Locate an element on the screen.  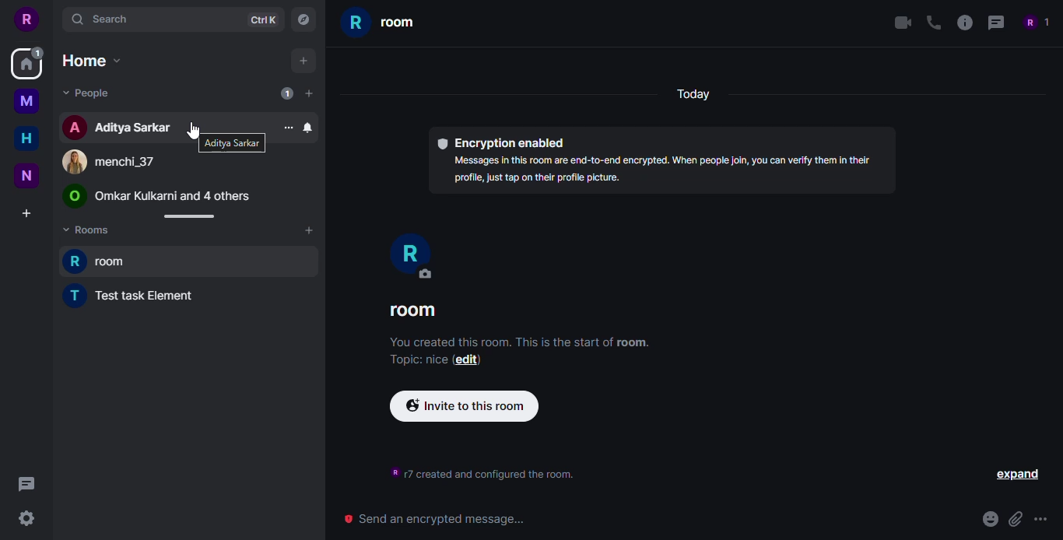
more options is located at coordinates (1043, 521).